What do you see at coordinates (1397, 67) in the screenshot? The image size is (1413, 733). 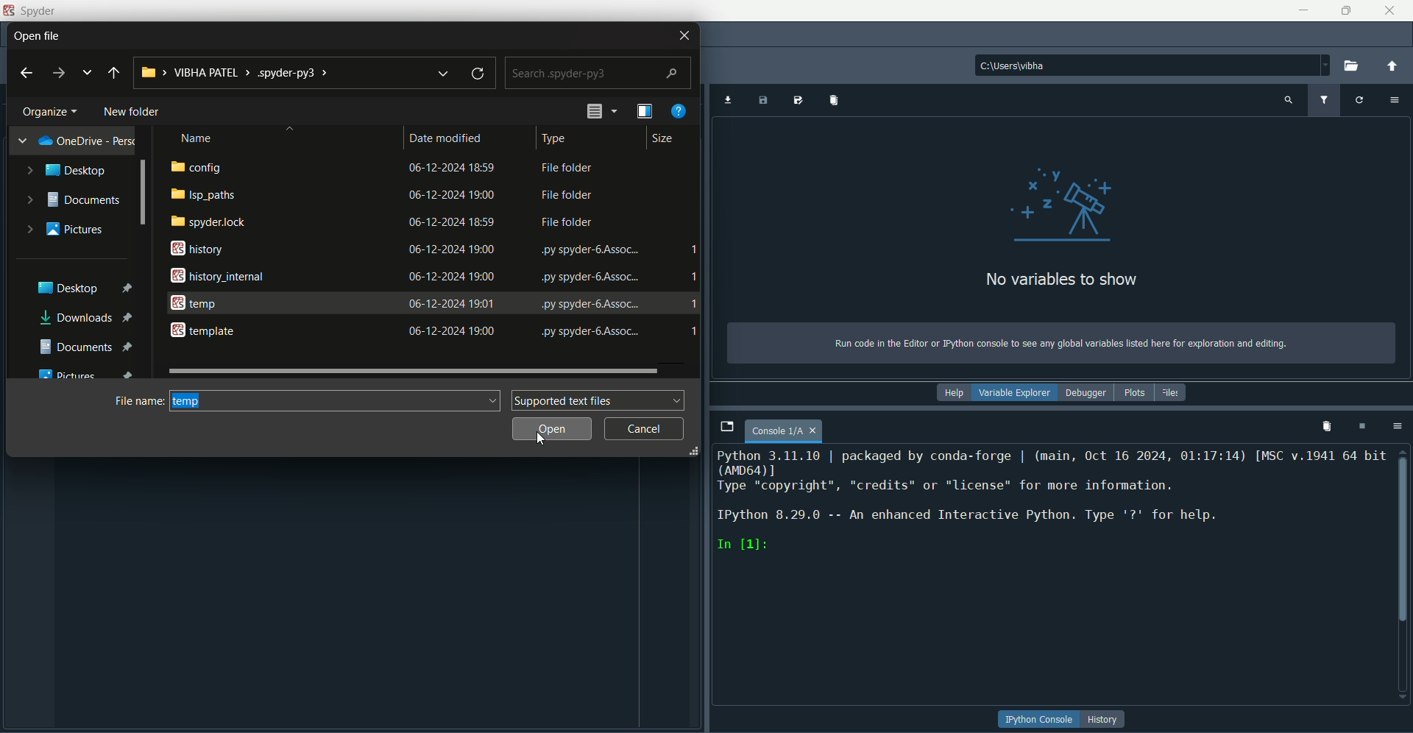 I see `change to parent directory` at bounding box center [1397, 67].